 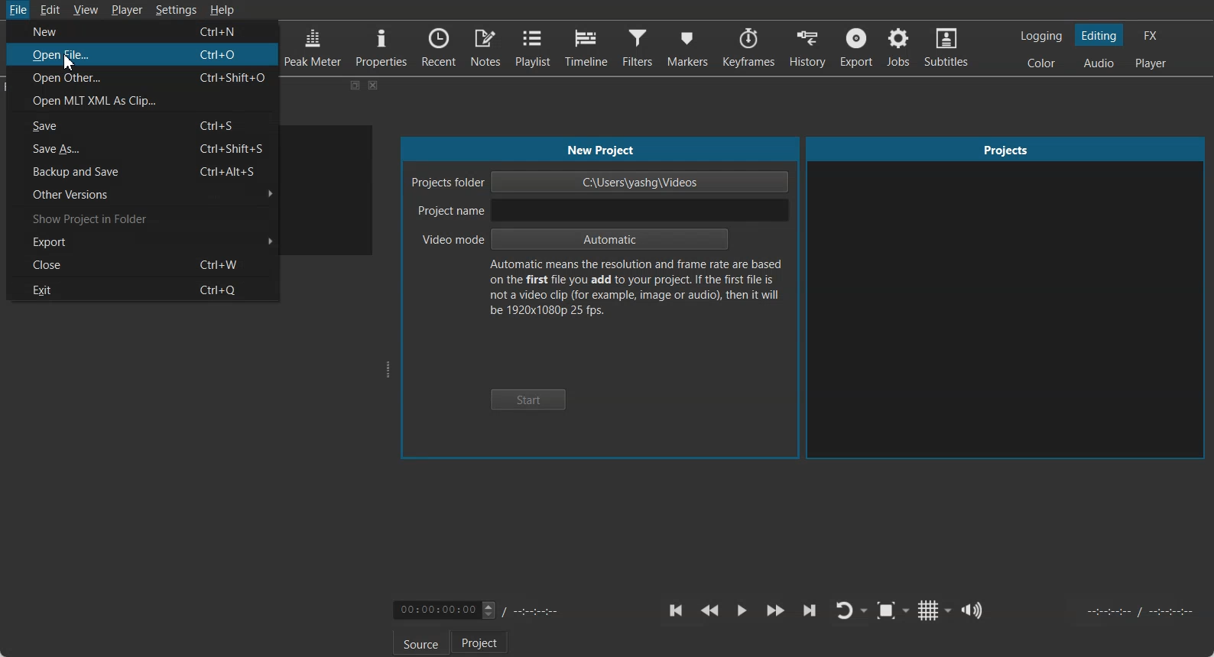 What do you see at coordinates (481, 642) in the screenshot?
I see `Project` at bounding box center [481, 642].